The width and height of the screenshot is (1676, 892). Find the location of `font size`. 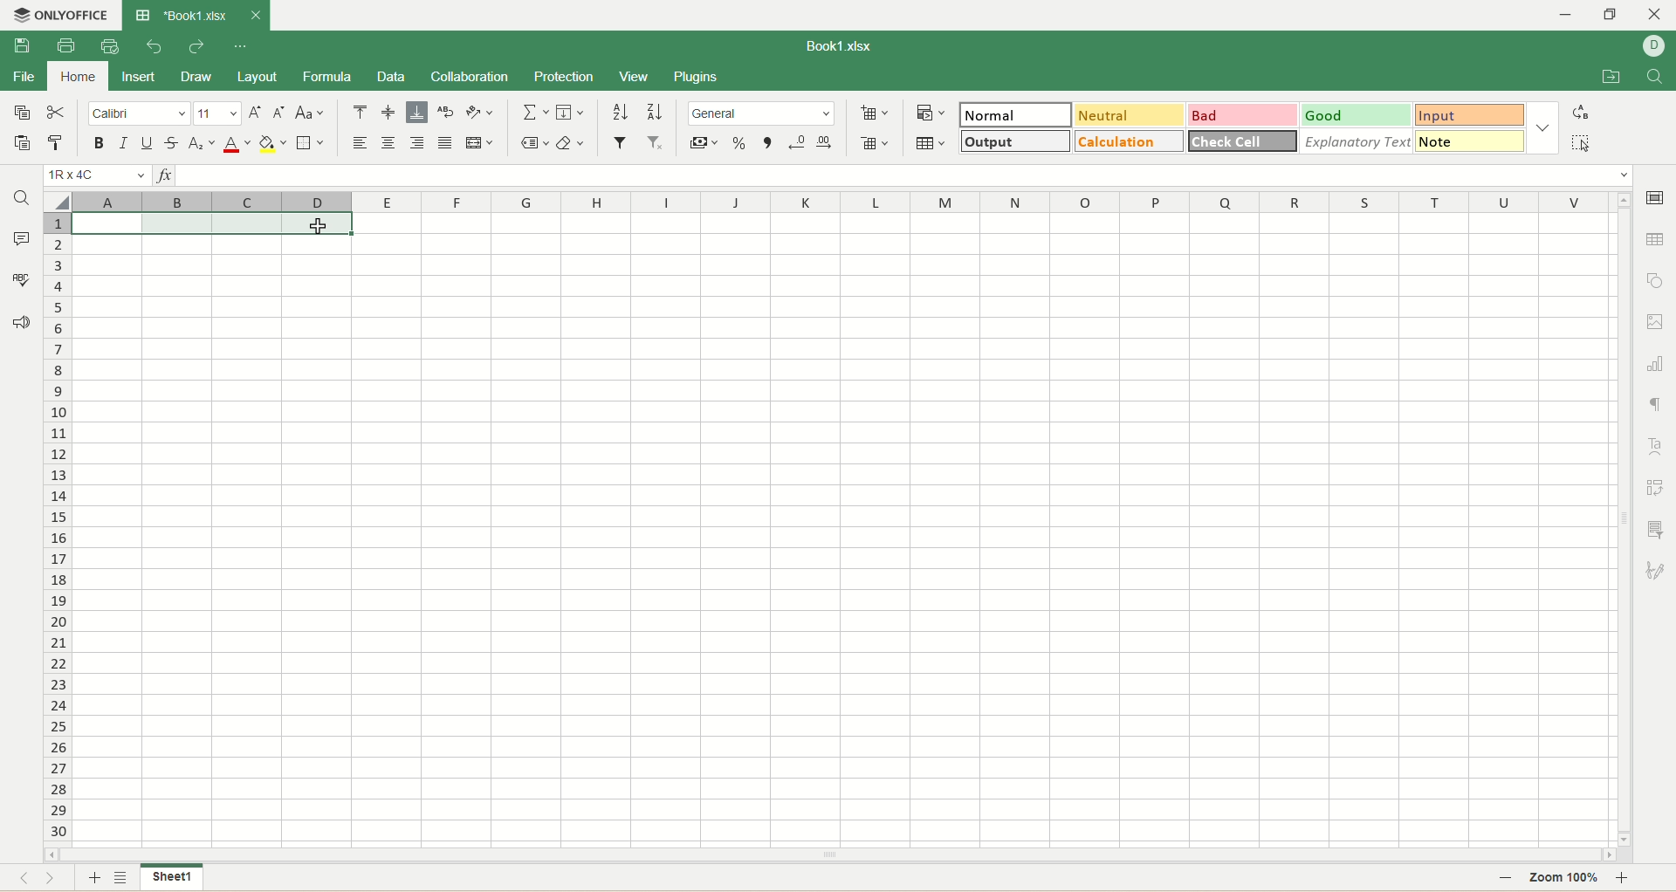

font size is located at coordinates (217, 113).